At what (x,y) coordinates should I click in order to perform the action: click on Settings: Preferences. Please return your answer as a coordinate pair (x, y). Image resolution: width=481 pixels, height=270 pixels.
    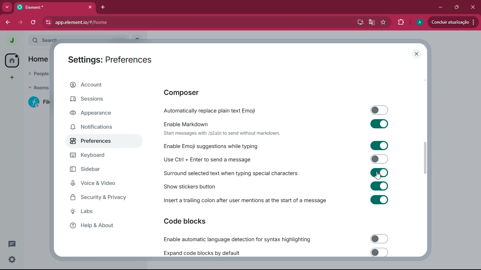
    Looking at the image, I should click on (110, 58).